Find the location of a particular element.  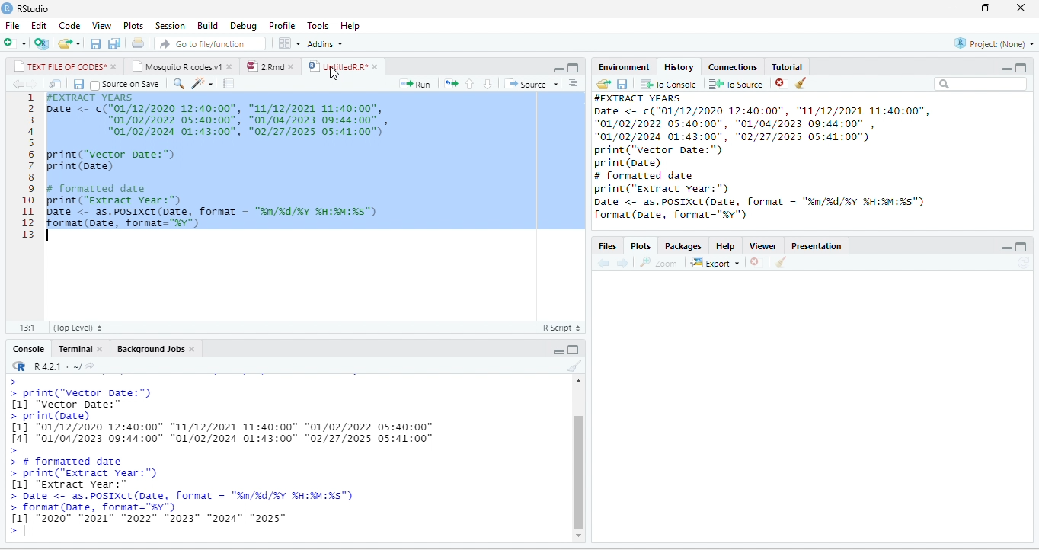

search file is located at coordinates (210, 43).